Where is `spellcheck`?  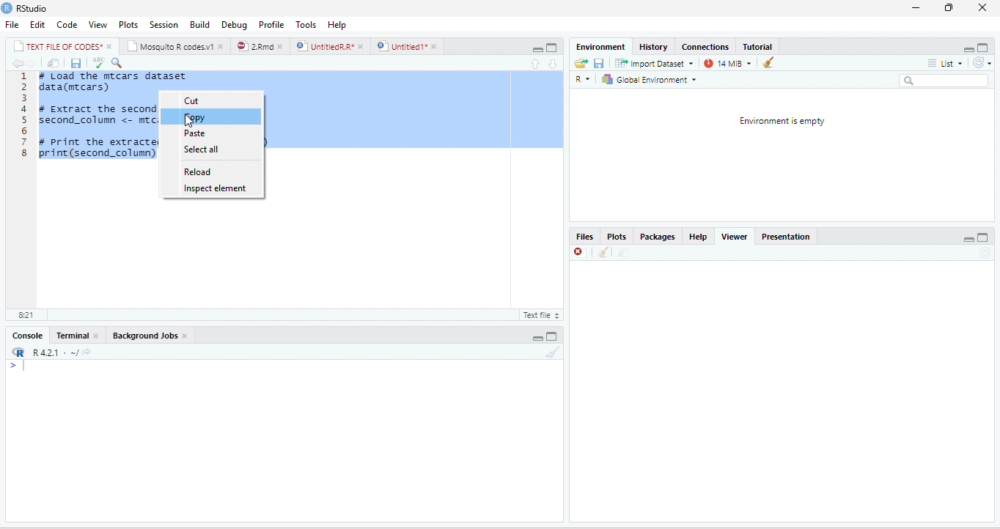
spellcheck is located at coordinates (98, 63).